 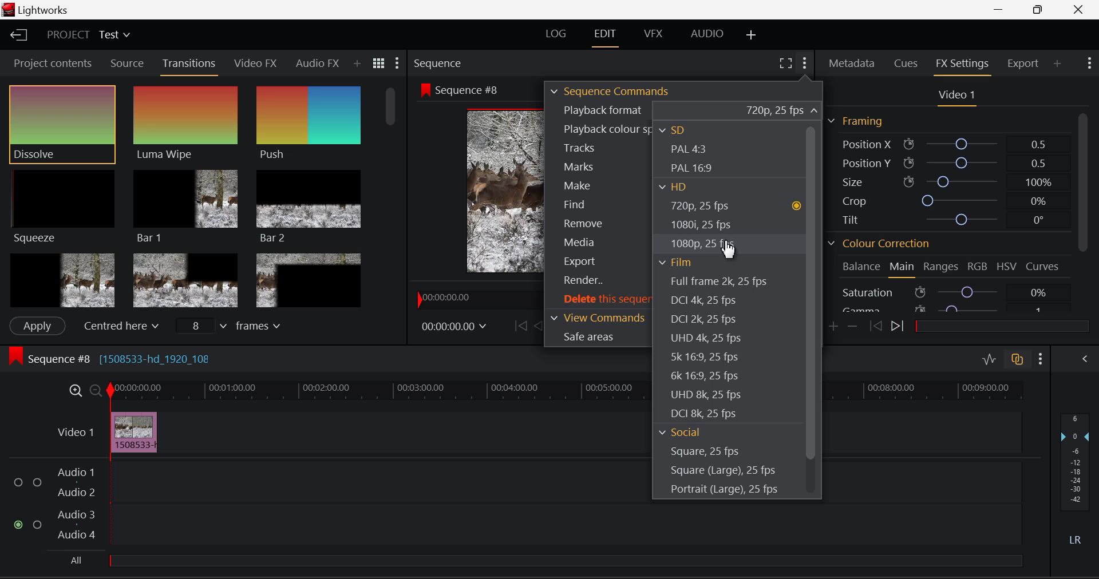 I want to click on Apply, so click(x=37, y=324).